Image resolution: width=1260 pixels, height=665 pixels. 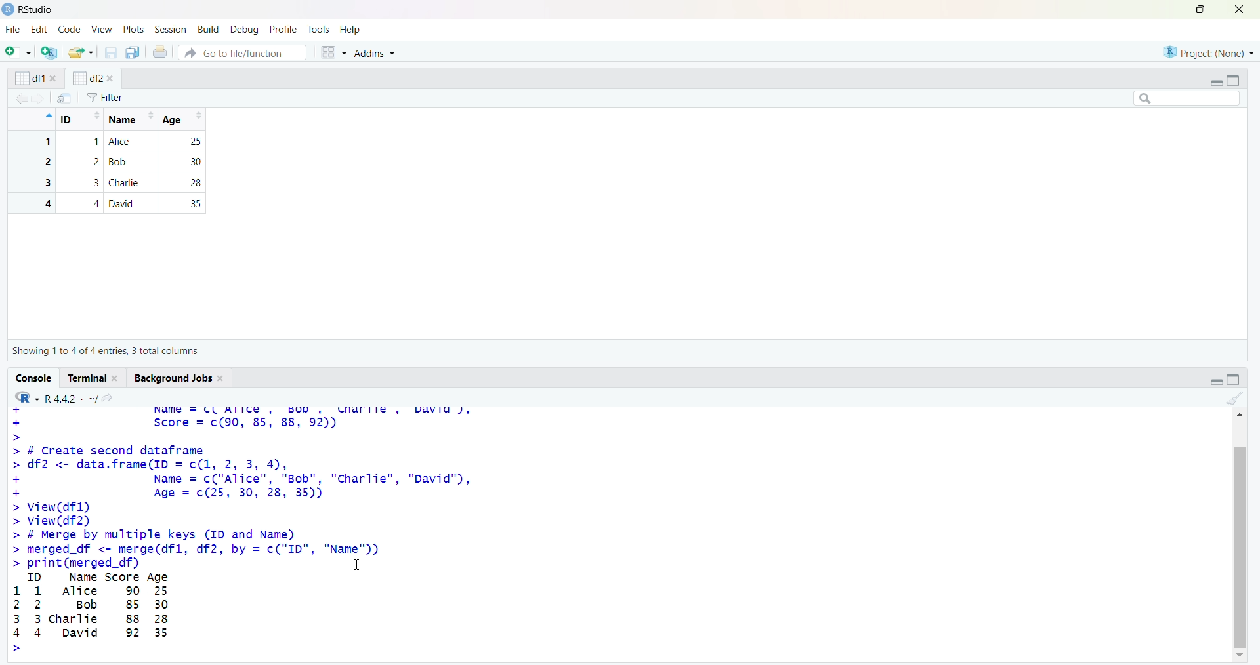 I want to click on Showing 1 to 4 of 4 entries, 3 total columns, so click(x=105, y=351).